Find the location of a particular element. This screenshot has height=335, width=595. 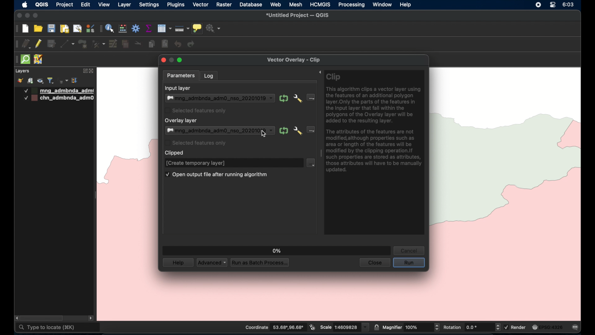

toggle editing is located at coordinates (38, 43).